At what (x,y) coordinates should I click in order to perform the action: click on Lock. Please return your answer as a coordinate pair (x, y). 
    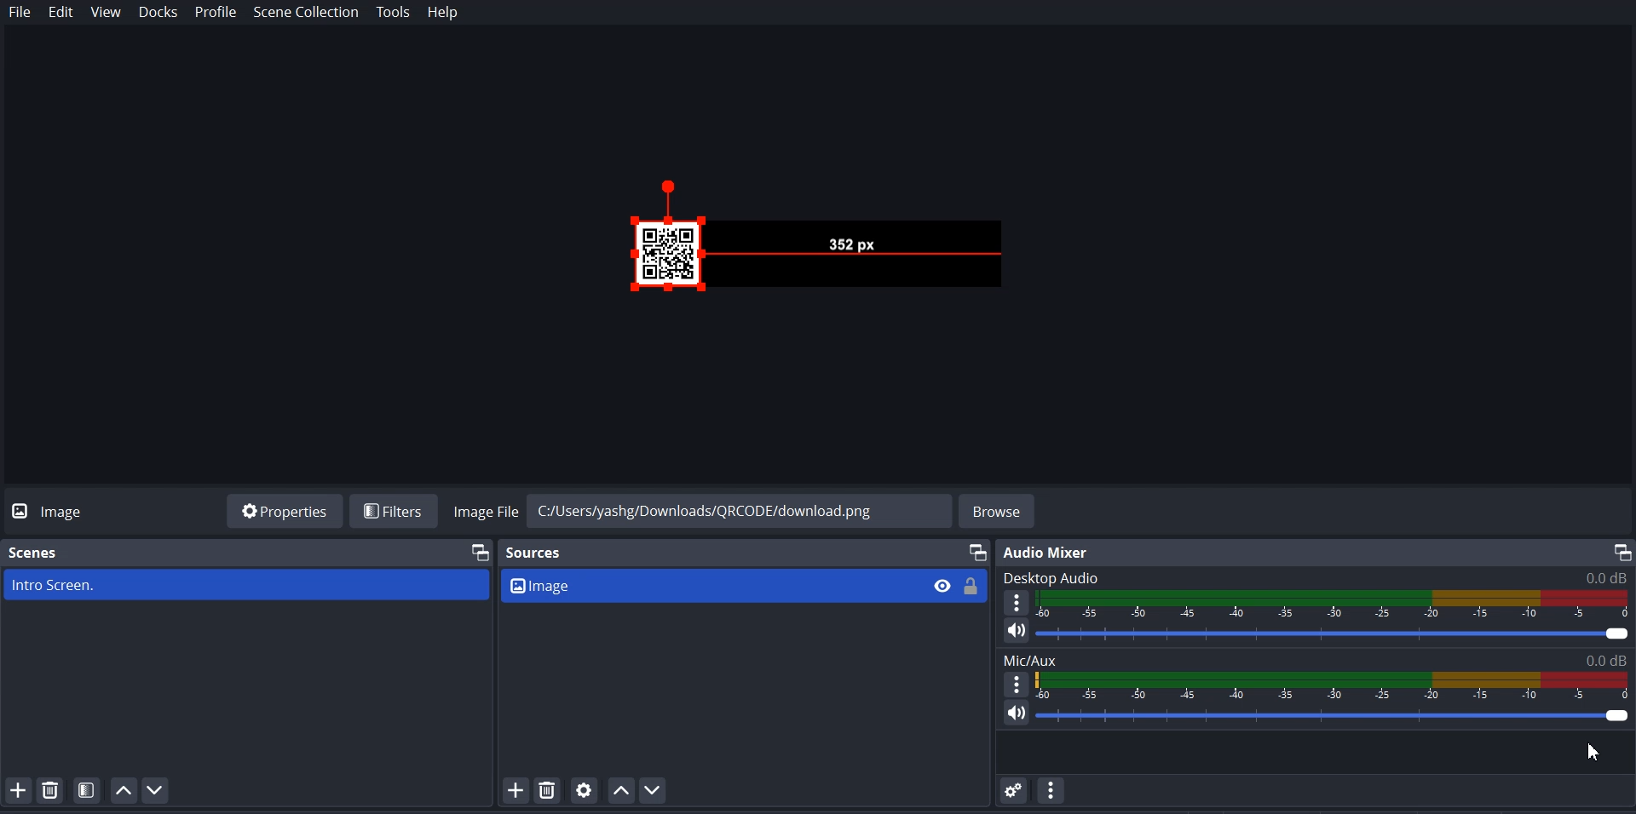
    Looking at the image, I should click on (971, 586).